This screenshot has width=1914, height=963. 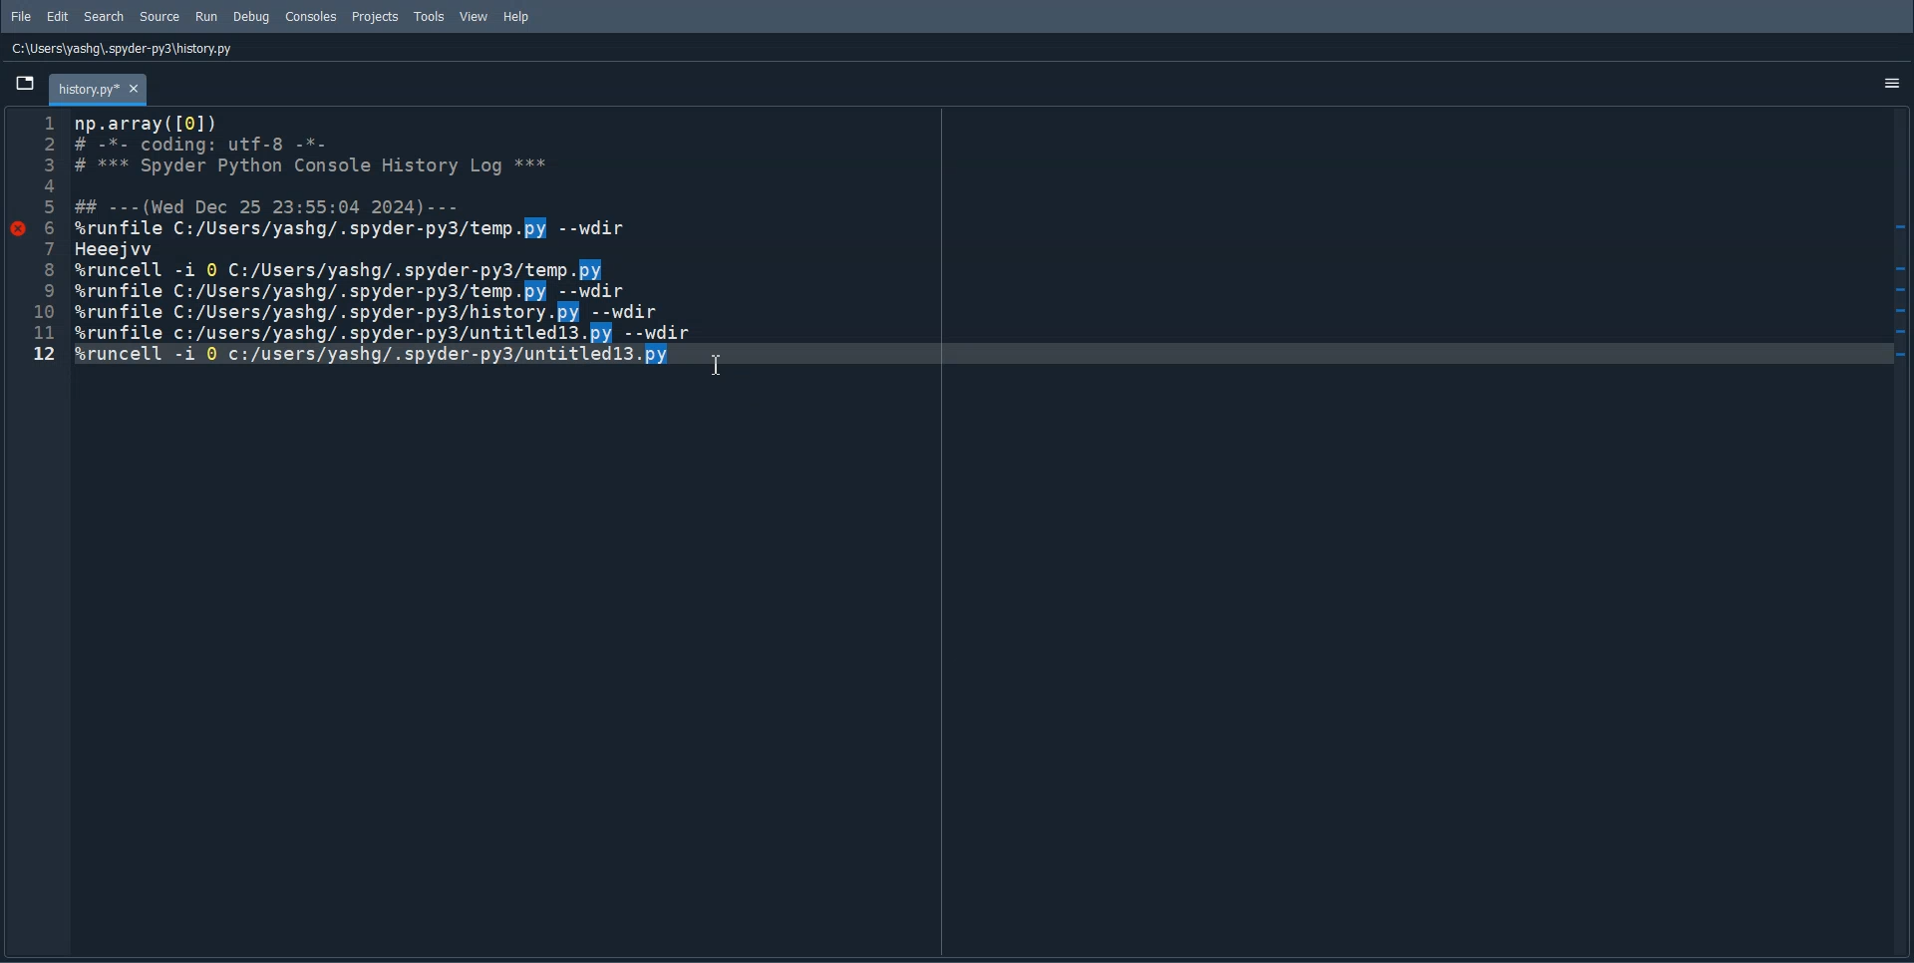 What do you see at coordinates (515, 17) in the screenshot?
I see `Help` at bounding box center [515, 17].